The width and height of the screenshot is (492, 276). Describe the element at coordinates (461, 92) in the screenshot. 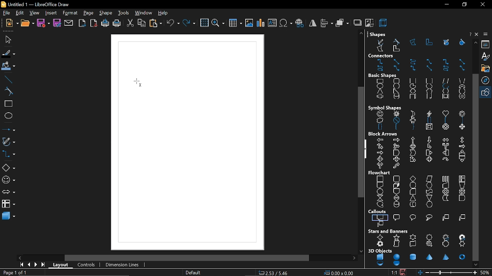

I see `octagon` at that location.